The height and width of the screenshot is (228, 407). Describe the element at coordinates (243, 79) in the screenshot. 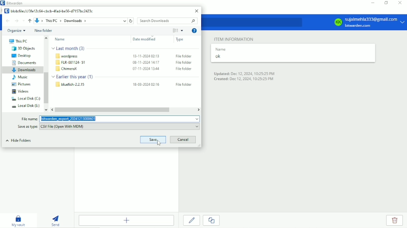

I see `Created: Dec 12, 2024, 10:25:25 PM` at that location.